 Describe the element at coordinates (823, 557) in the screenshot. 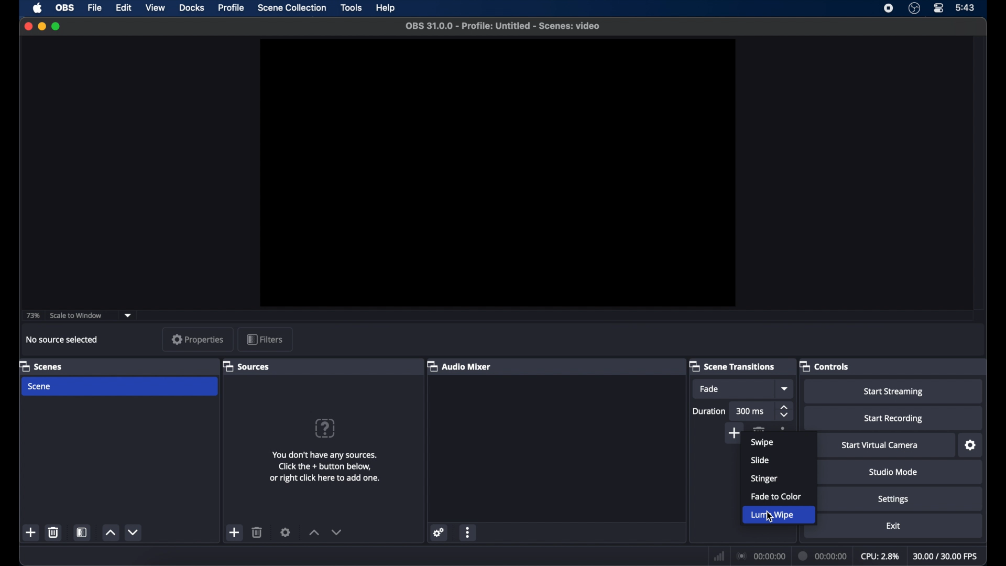

I see `duration` at that location.